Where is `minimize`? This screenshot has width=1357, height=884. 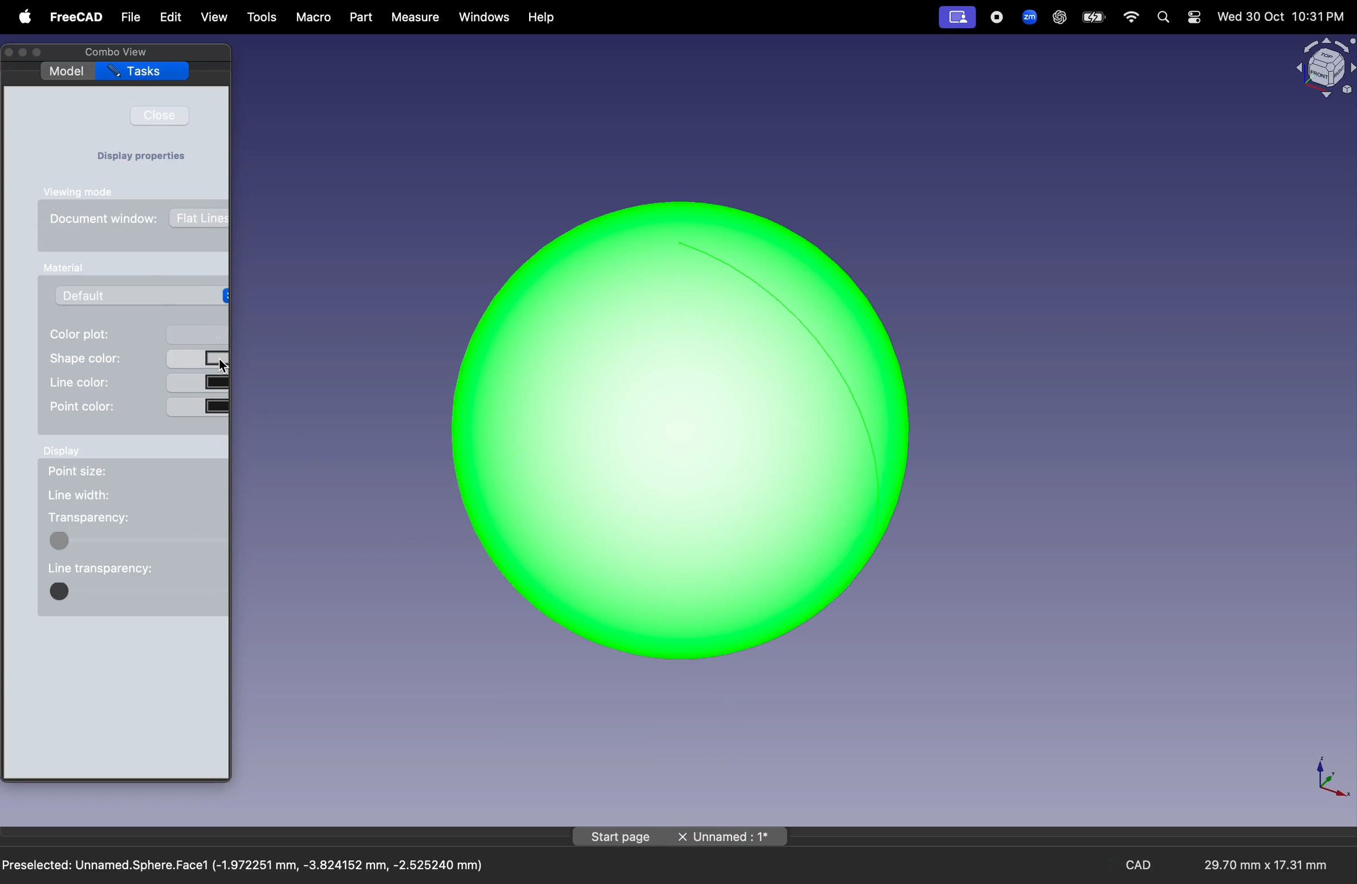 minimize is located at coordinates (25, 52).